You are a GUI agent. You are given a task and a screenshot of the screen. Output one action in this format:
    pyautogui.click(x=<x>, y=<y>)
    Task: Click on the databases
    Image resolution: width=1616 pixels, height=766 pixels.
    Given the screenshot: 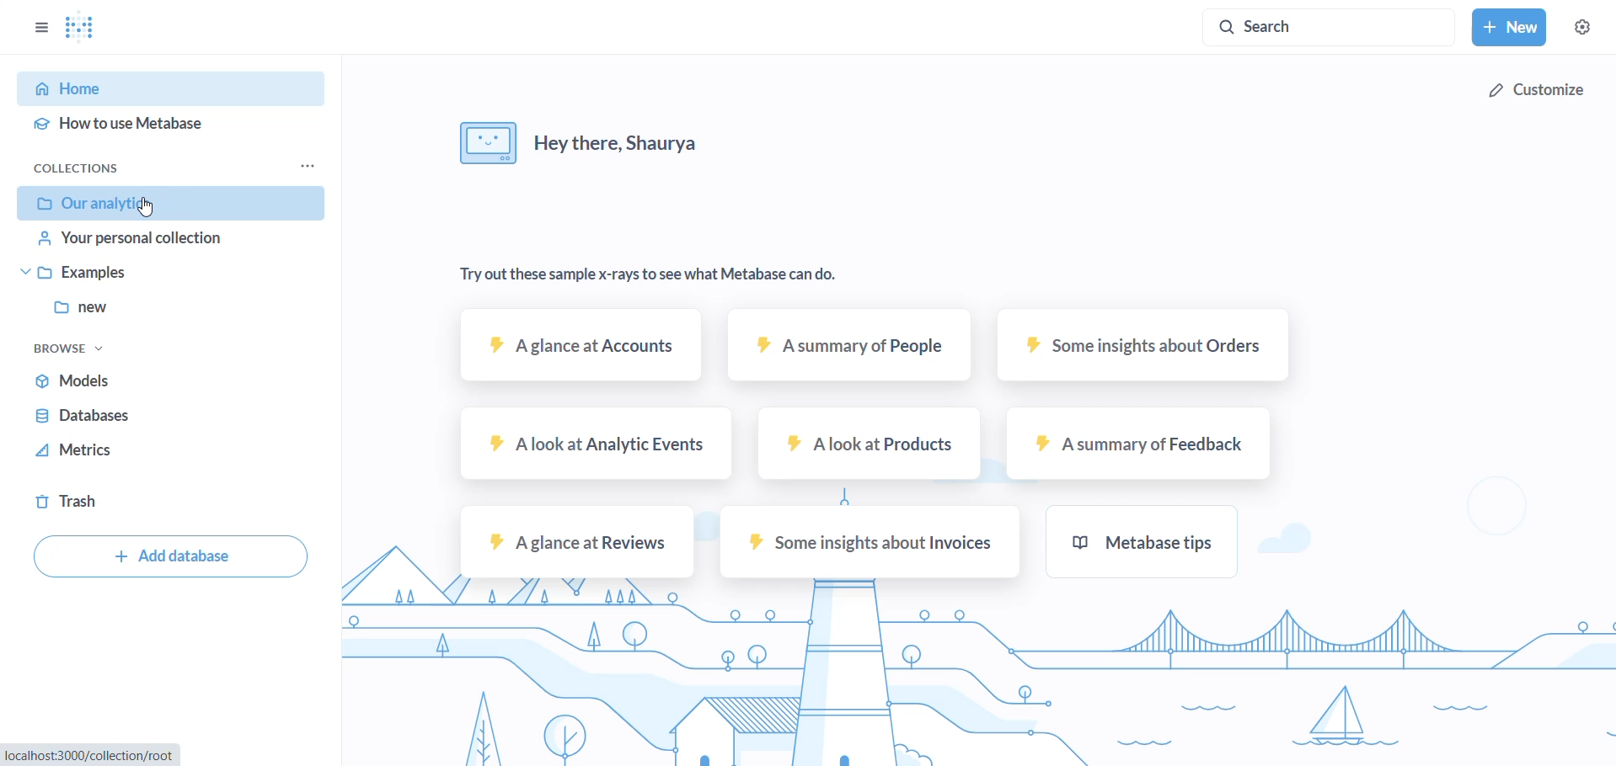 What is the action you would take?
    pyautogui.click(x=173, y=419)
    